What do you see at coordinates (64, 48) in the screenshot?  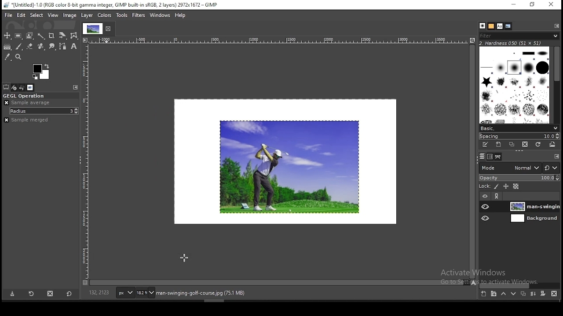 I see `paths tool` at bounding box center [64, 48].